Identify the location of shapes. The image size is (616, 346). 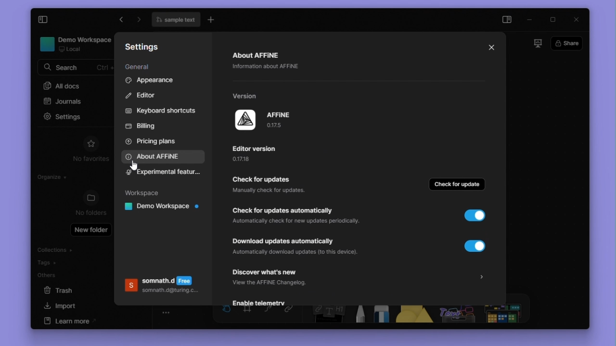
(415, 314).